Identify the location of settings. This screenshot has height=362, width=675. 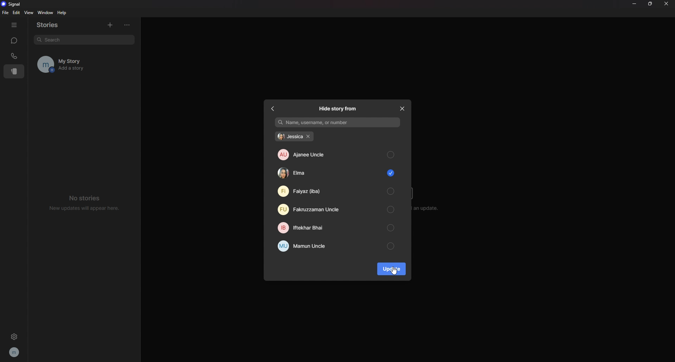
(14, 336).